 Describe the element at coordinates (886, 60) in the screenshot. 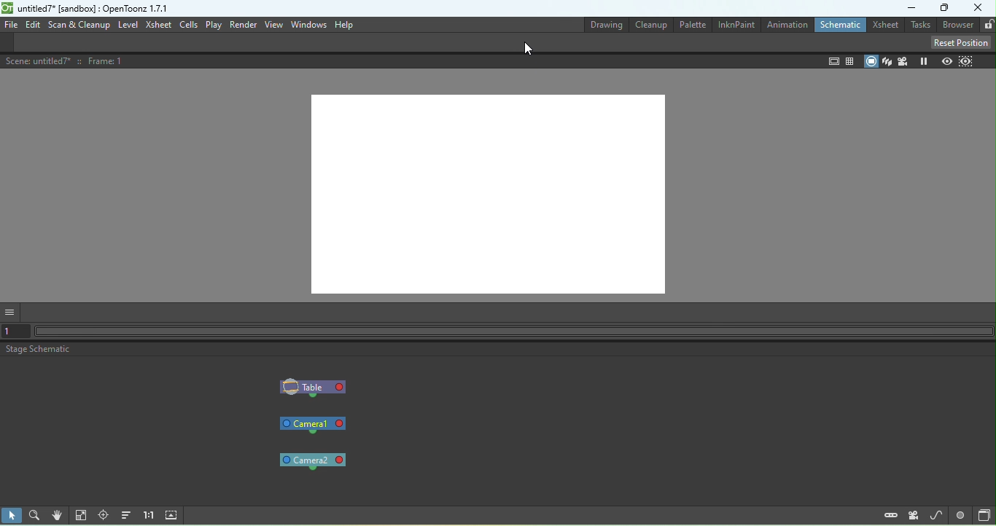

I see `3D view` at that location.